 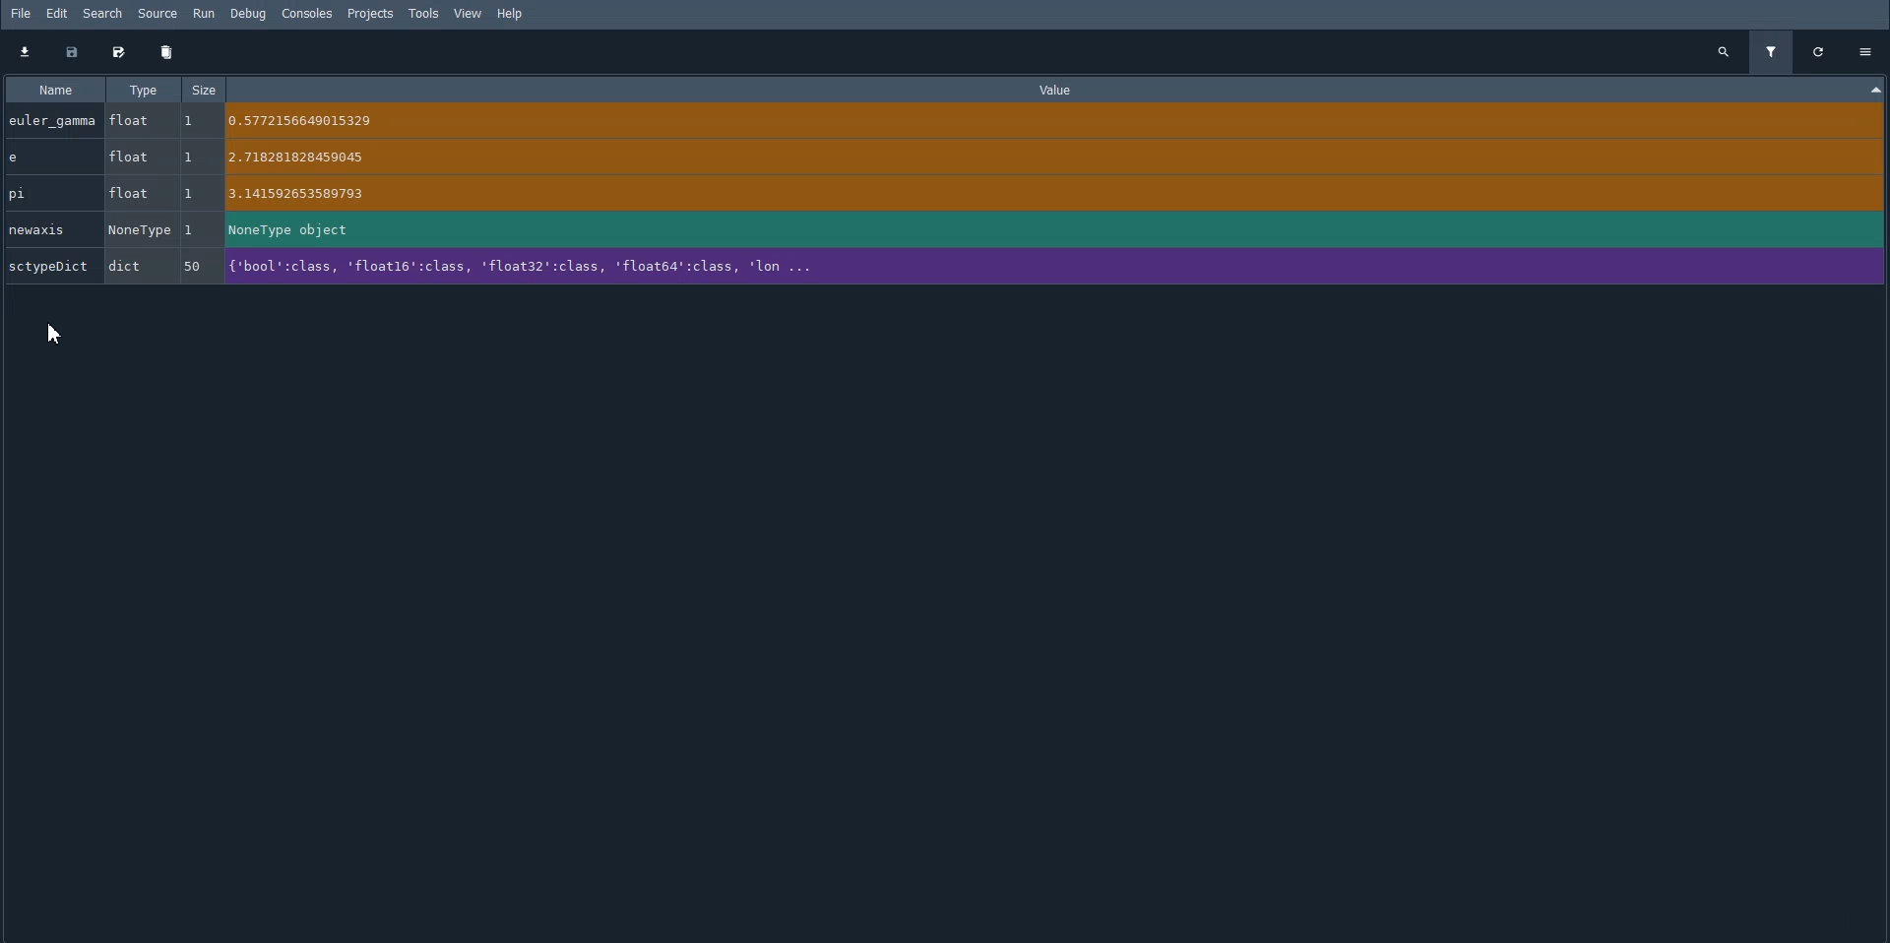 What do you see at coordinates (1724, 51) in the screenshot?
I see `Search all variables` at bounding box center [1724, 51].